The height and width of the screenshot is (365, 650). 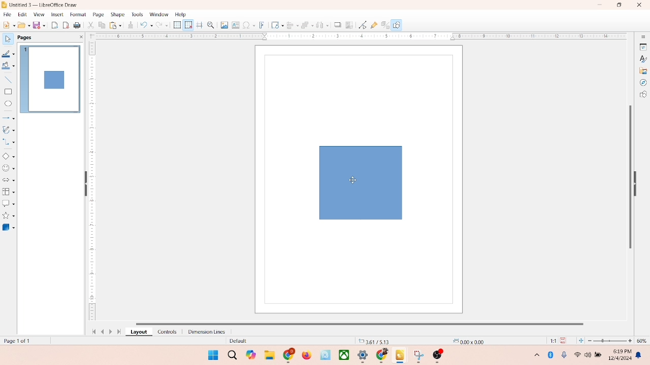 I want to click on Bluetooth, so click(x=552, y=355).